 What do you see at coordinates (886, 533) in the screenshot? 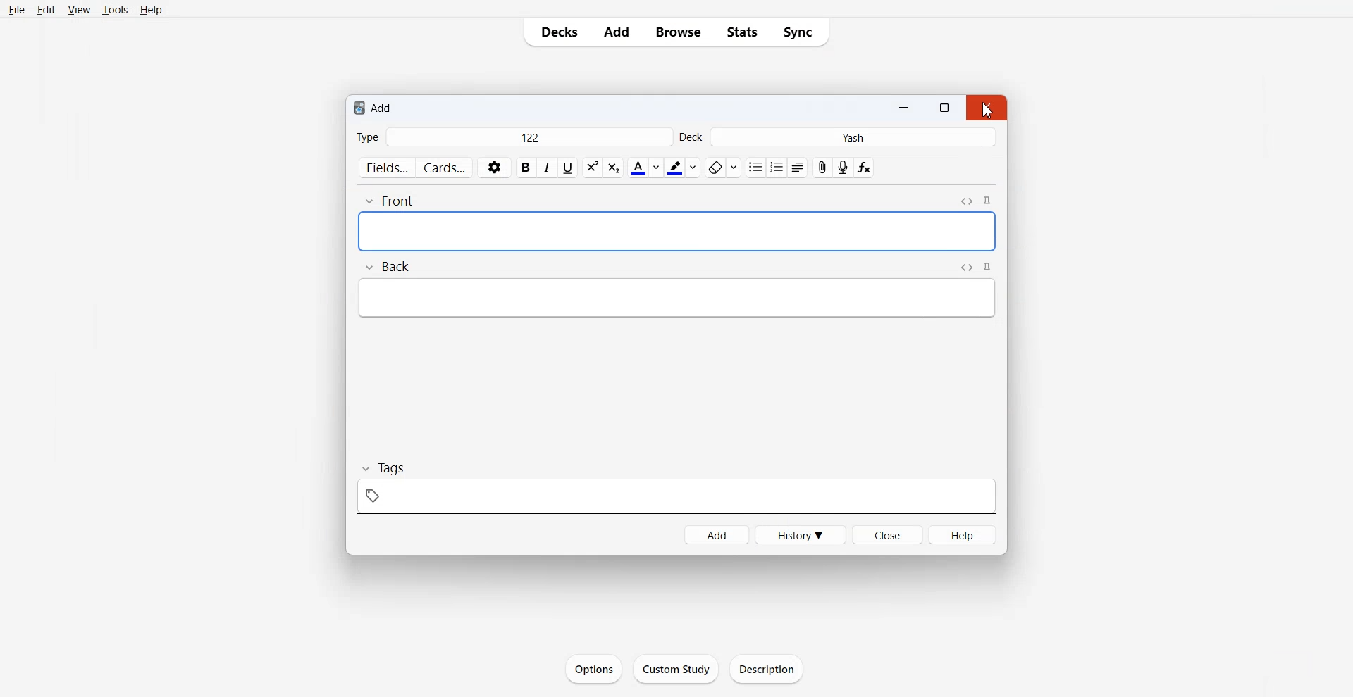
I see `Close` at bounding box center [886, 533].